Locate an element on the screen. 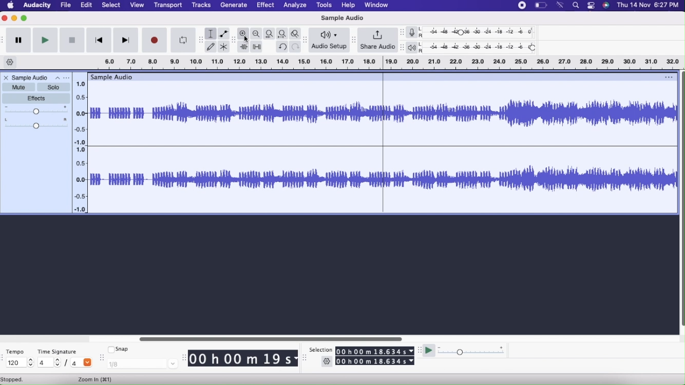 This screenshot has width=685, height=385. Record meter is located at coordinates (416, 32).